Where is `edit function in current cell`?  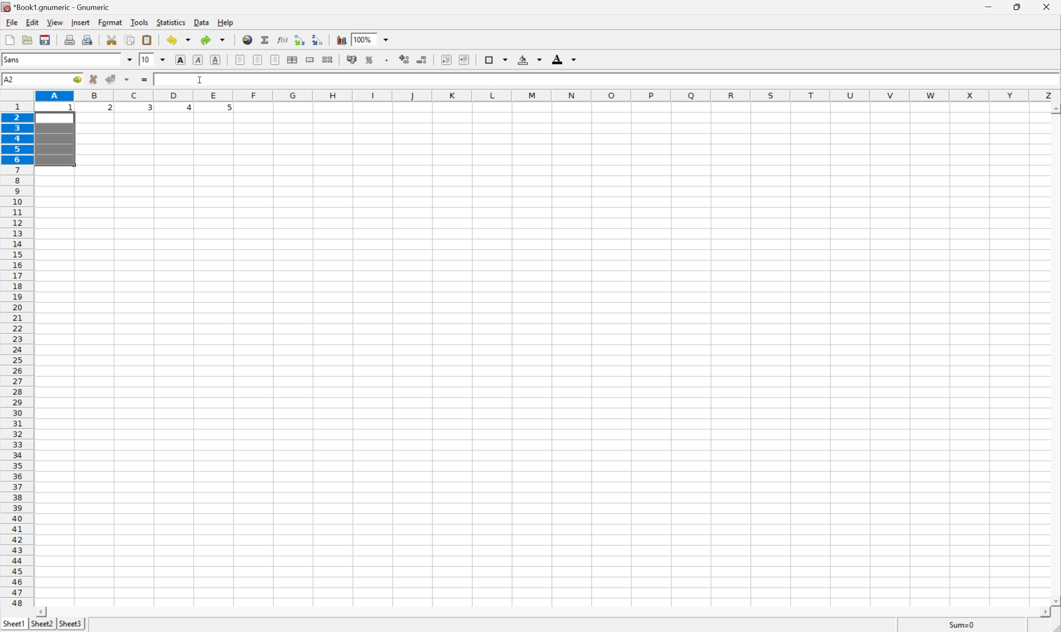 edit function in current cell is located at coordinates (283, 40).